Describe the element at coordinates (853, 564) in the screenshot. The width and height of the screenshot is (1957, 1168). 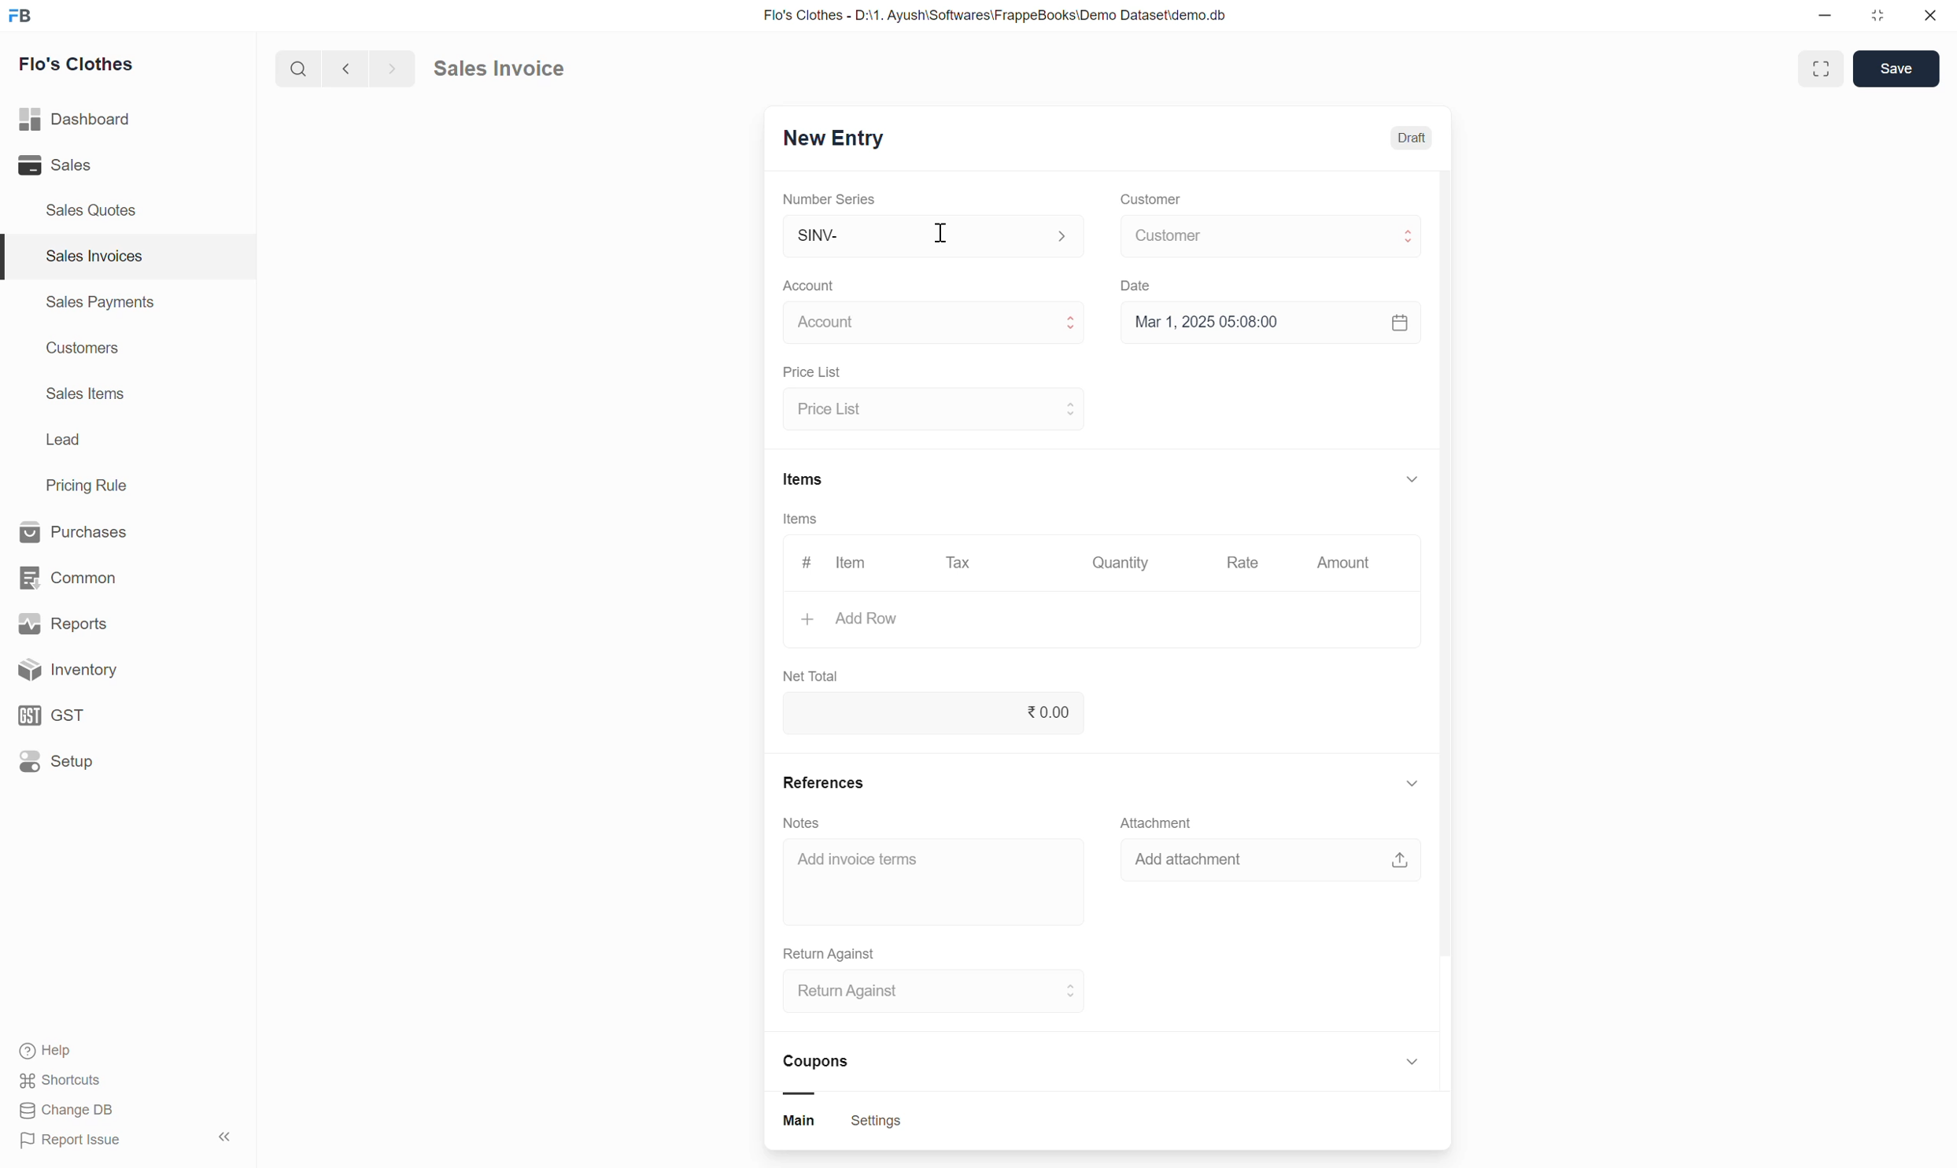
I see `Item` at that location.